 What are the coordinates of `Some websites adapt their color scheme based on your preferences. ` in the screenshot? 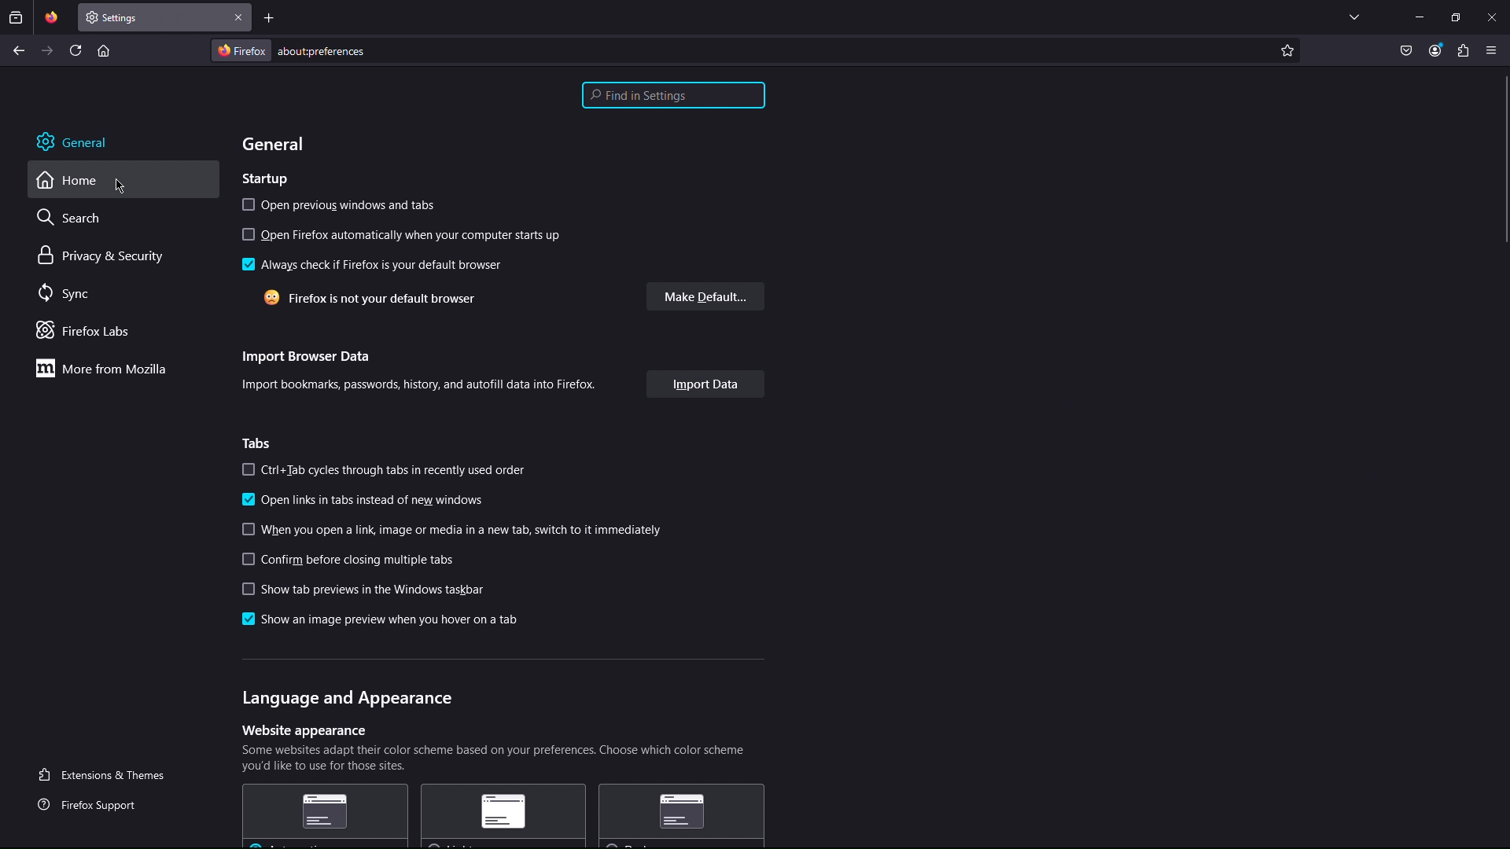 It's located at (493, 759).